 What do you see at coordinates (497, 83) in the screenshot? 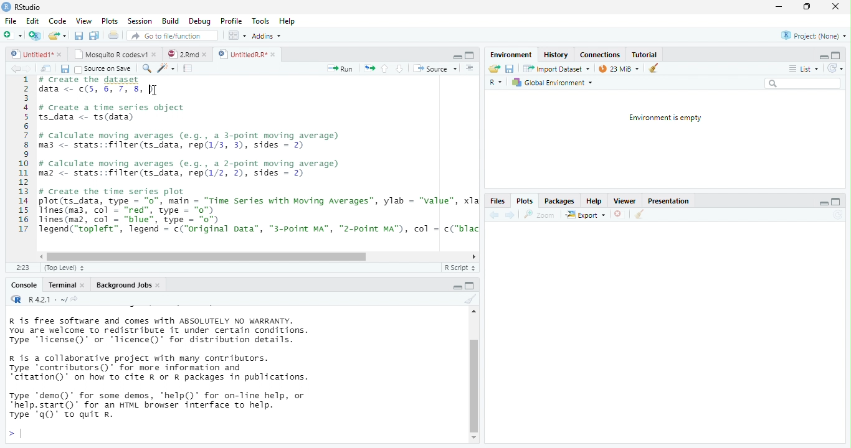
I see `R` at bounding box center [497, 83].